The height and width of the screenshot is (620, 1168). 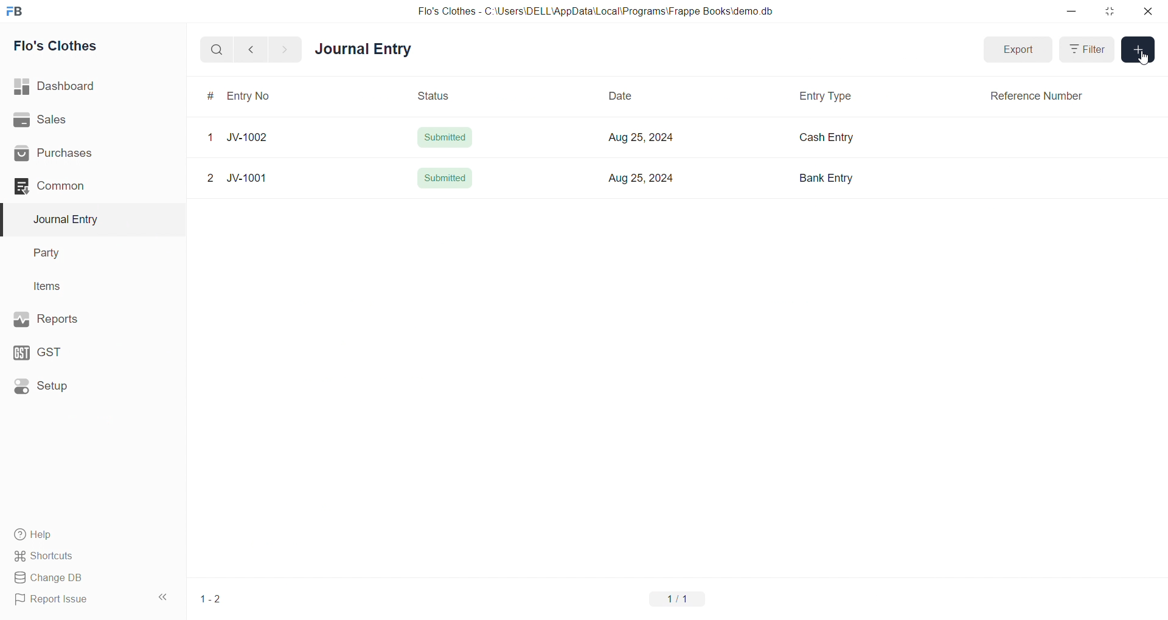 What do you see at coordinates (87, 154) in the screenshot?
I see `Purchases` at bounding box center [87, 154].